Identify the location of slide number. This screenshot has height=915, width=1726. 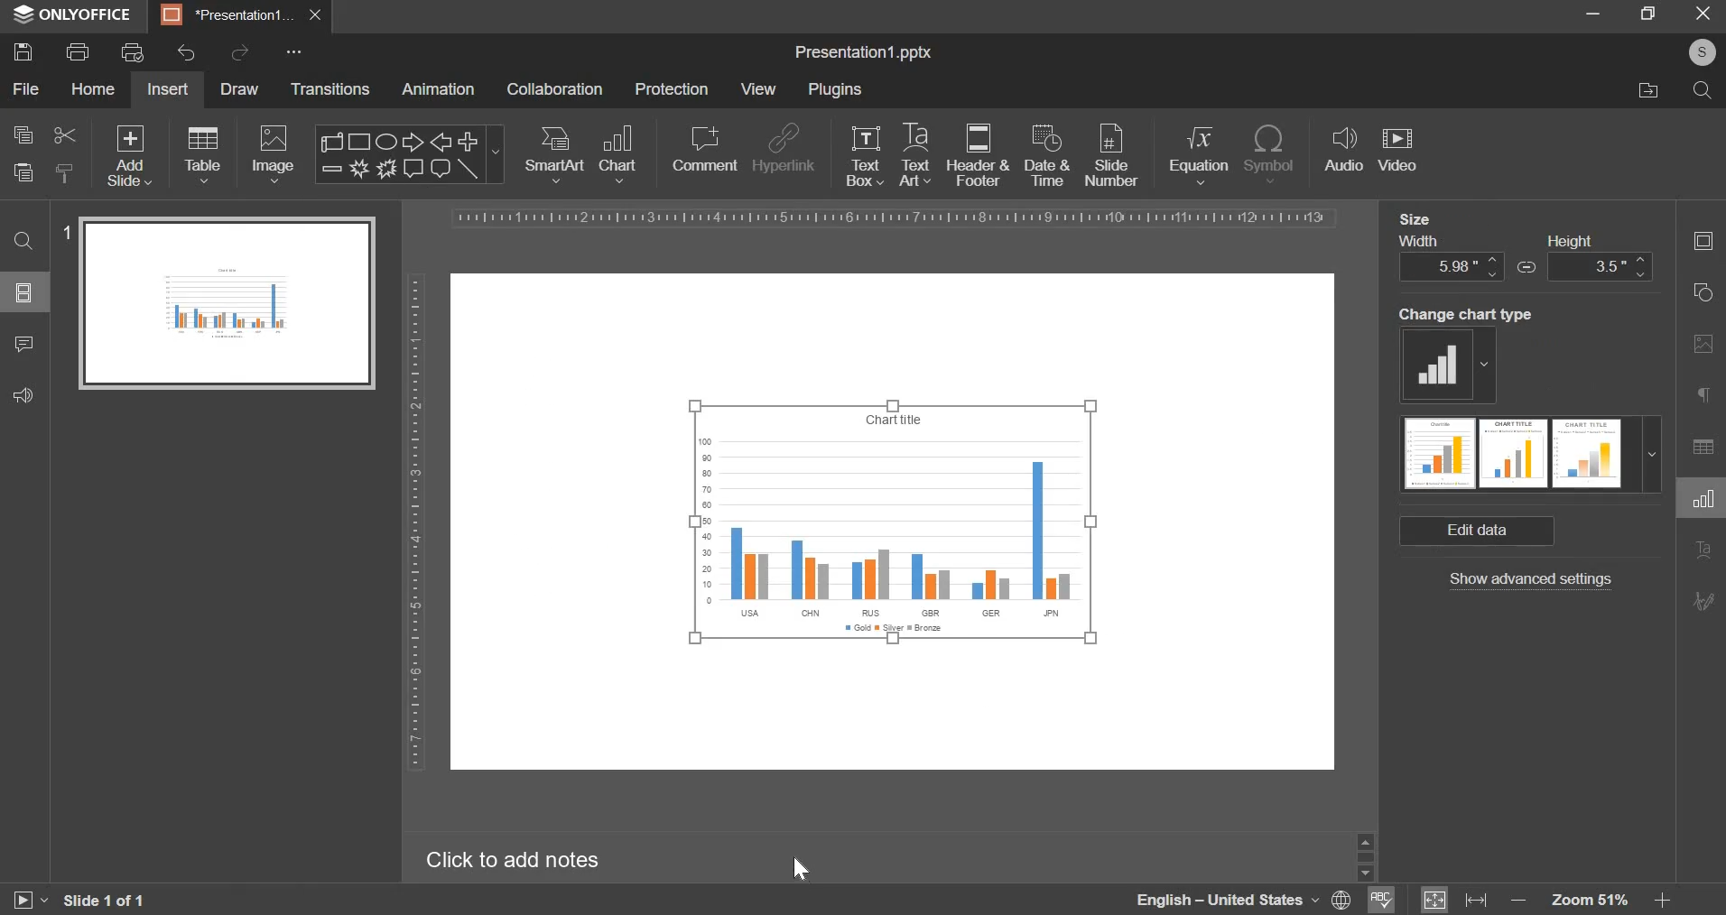
(65, 232).